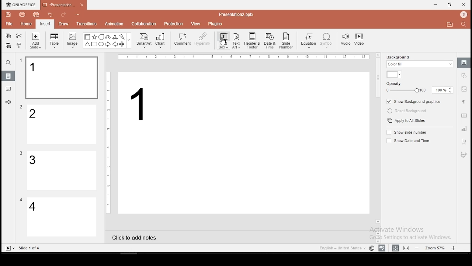  I want to click on presentation, so click(62, 6).